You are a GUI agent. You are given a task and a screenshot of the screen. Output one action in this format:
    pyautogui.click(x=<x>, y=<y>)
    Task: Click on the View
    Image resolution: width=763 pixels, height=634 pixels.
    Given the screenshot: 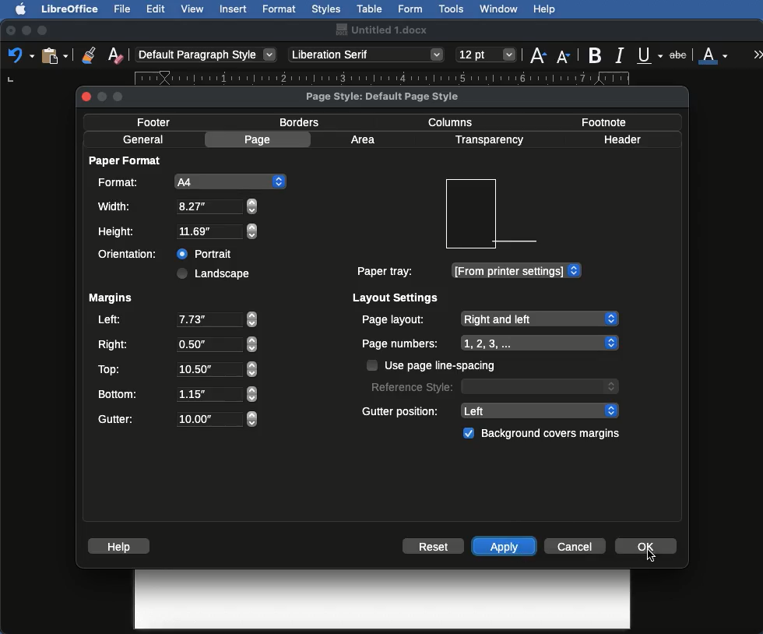 What is the action you would take?
    pyautogui.click(x=193, y=9)
    